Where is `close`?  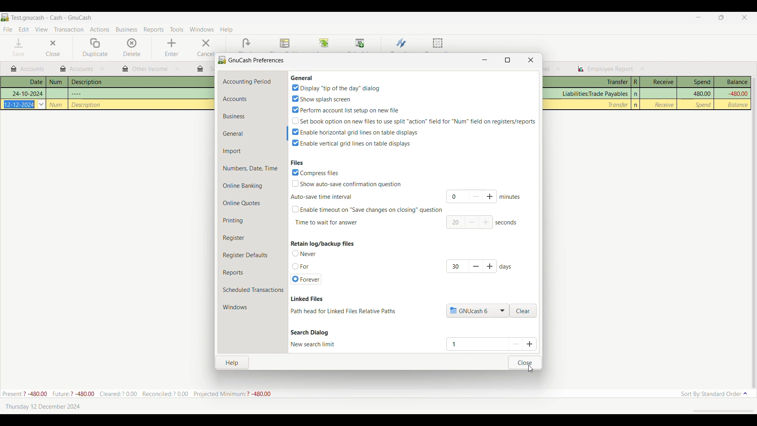 close is located at coordinates (177, 69).